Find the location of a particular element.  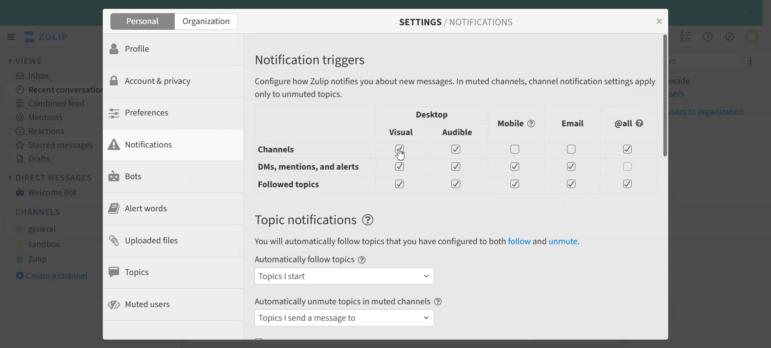

Help is located at coordinates (439, 301).